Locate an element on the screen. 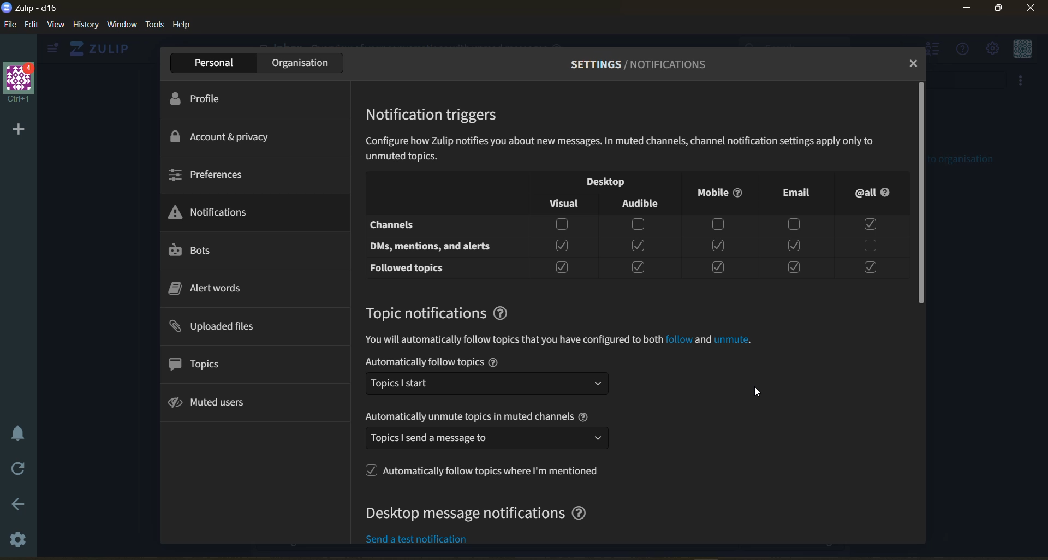 The width and height of the screenshot is (1048, 560). Checkbox is located at coordinates (561, 225).